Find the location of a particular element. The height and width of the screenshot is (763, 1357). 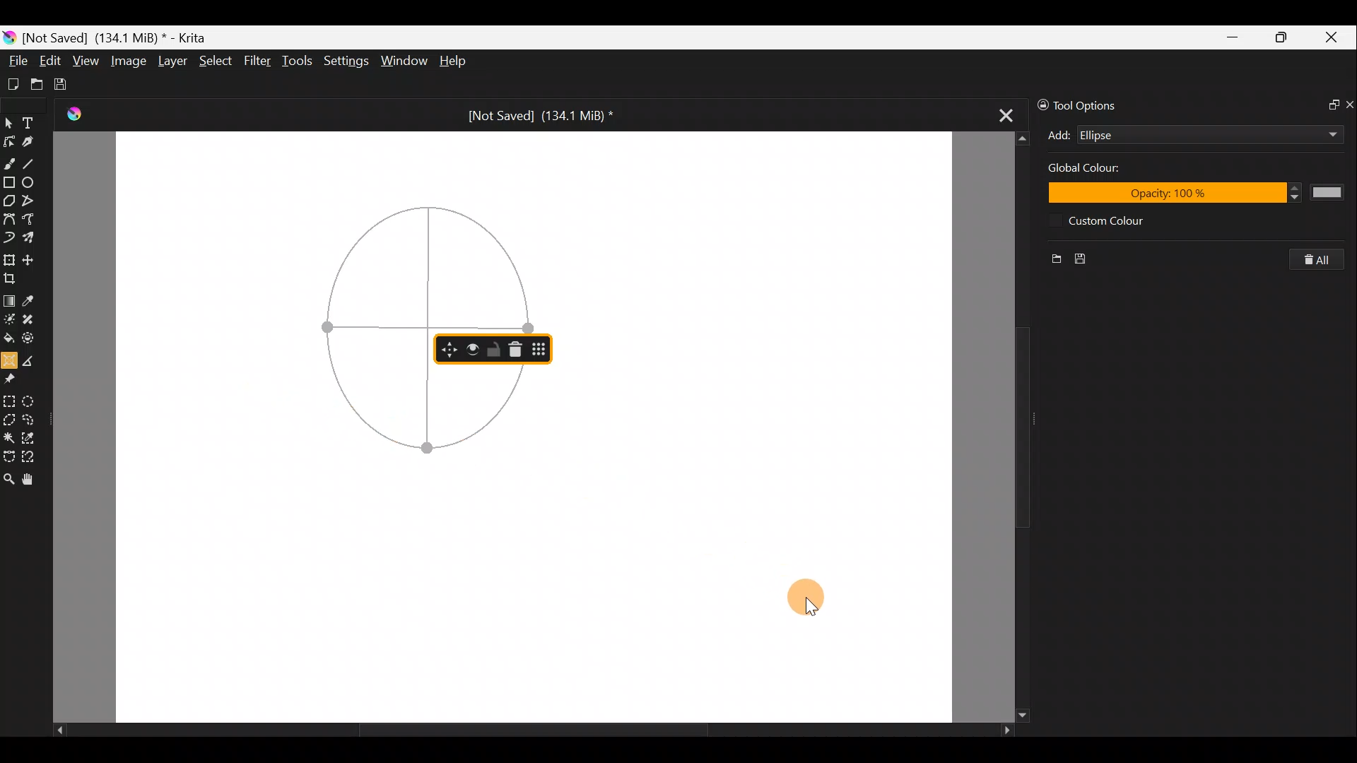

Enclose and fill tool is located at coordinates (35, 341).